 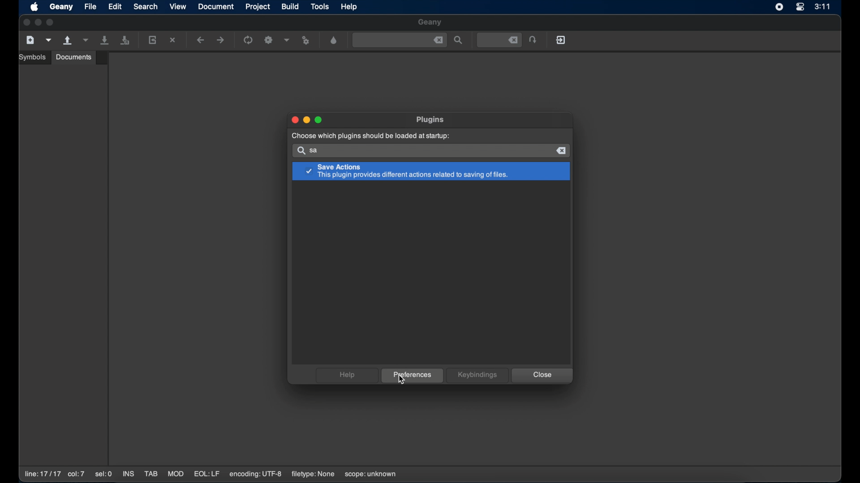 I want to click on build the current file, so click(x=270, y=41).